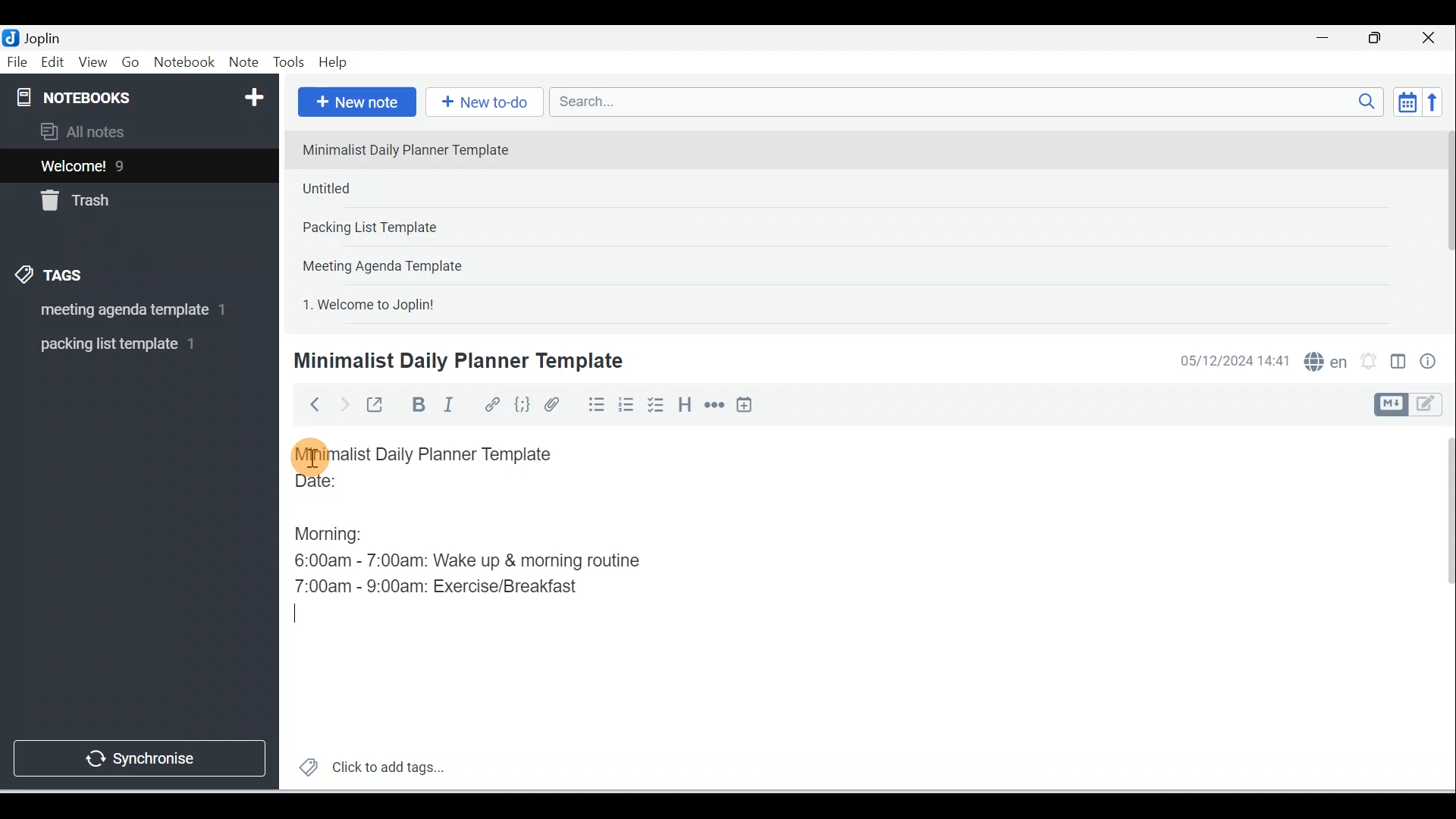 This screenshot has height=819, width=1456. What do you see at coordinates (128, 162) in the screenshot?
I see `Notes` at bounding box center [128, 162].